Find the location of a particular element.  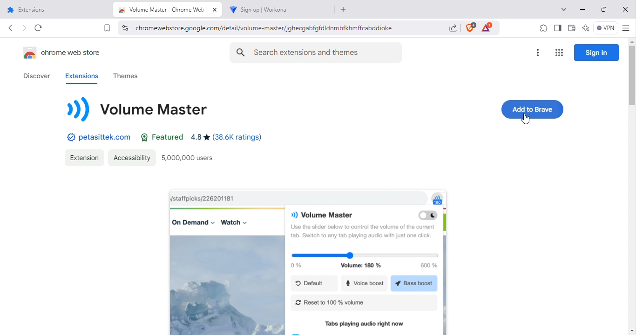

Extensions is located at coordinates (80, 76).